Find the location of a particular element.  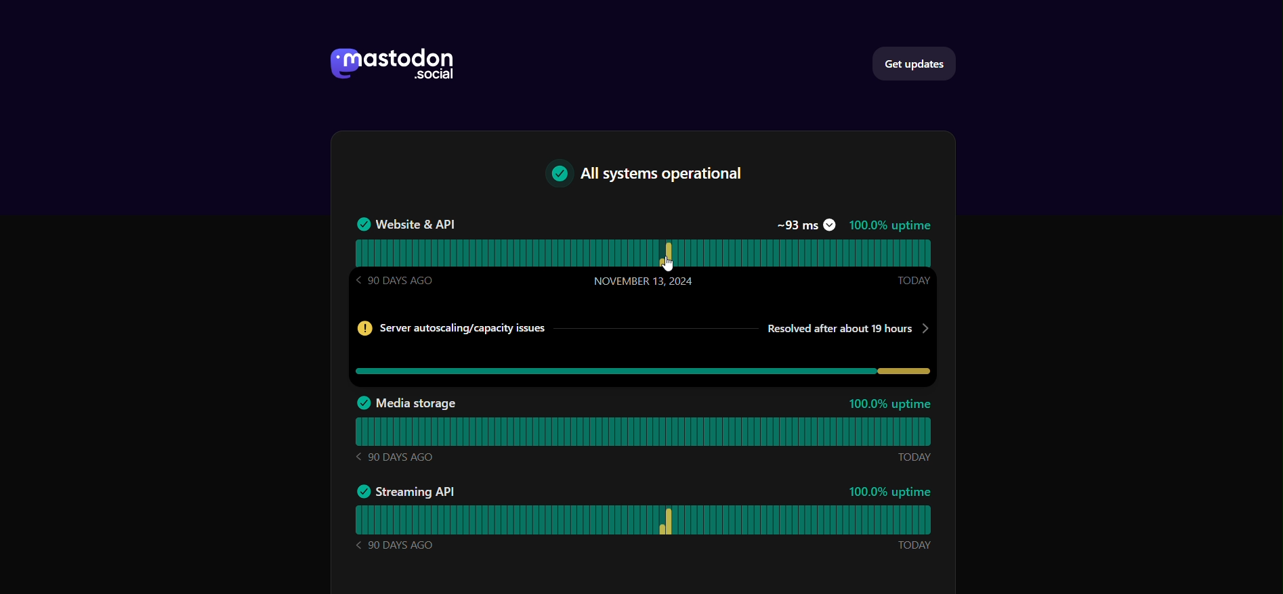

issues in Website and API is located at coordinates (645, 346).